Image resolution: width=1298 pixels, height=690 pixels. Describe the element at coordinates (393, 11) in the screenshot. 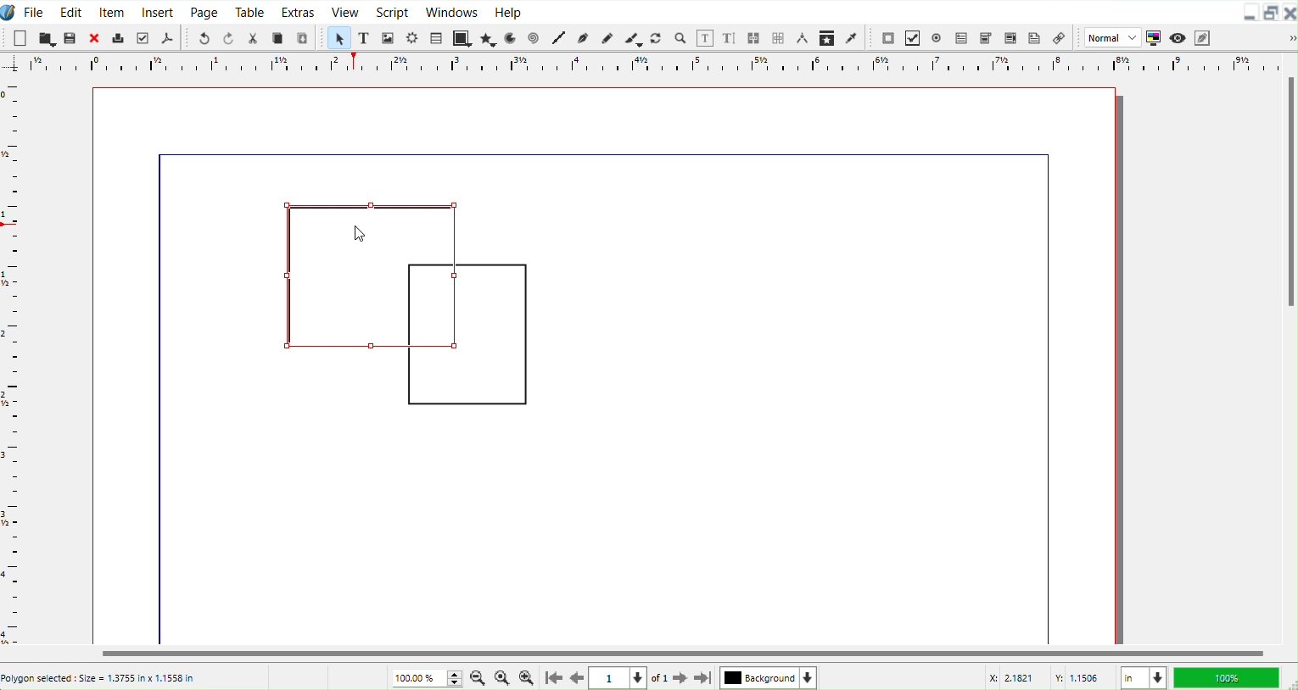

I see `Script` at that location.